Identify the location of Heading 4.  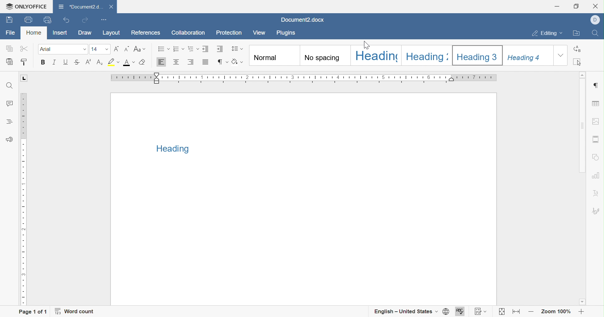
(528, 55).